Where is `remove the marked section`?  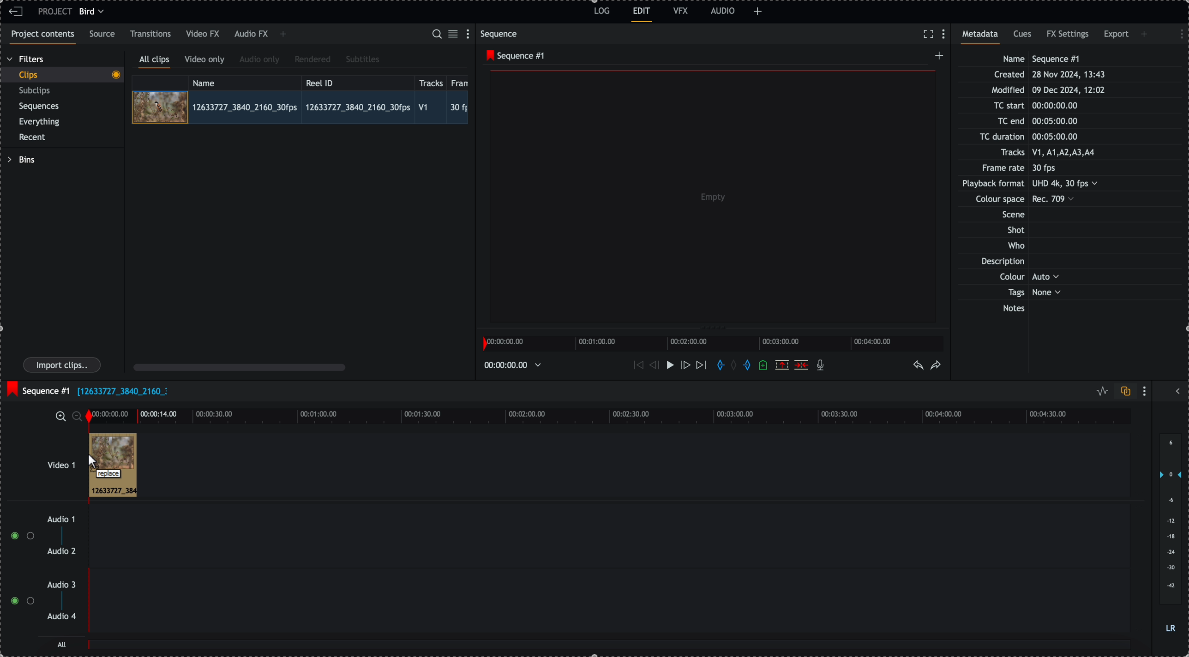
remove the marked section is located at coordinates (782, 364).